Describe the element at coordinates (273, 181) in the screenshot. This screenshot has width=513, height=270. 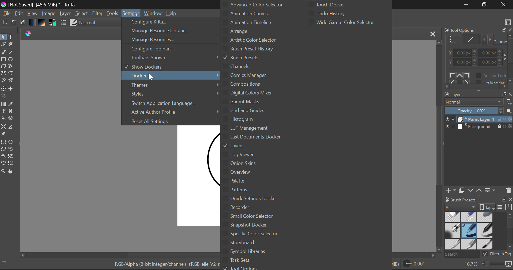
I see `Palette` at that location.